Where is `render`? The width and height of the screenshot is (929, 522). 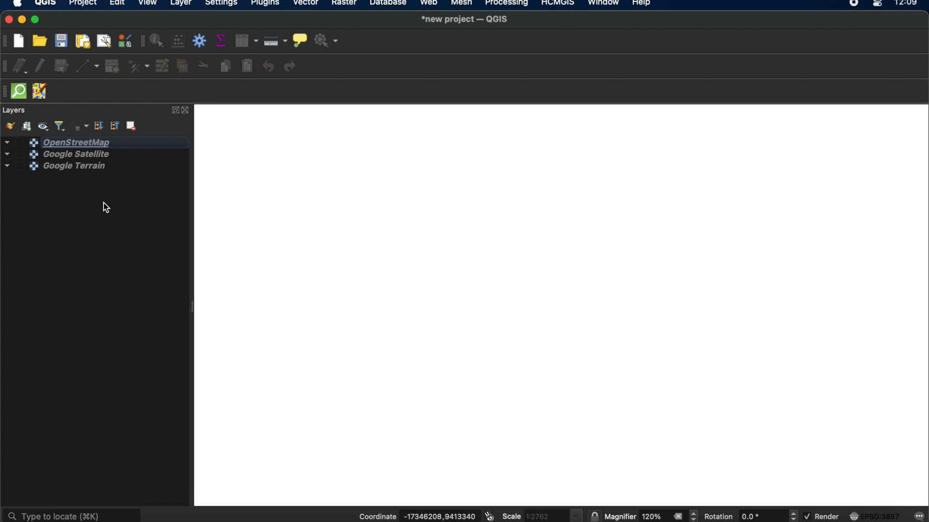
render is located at coordinates (821, 516).